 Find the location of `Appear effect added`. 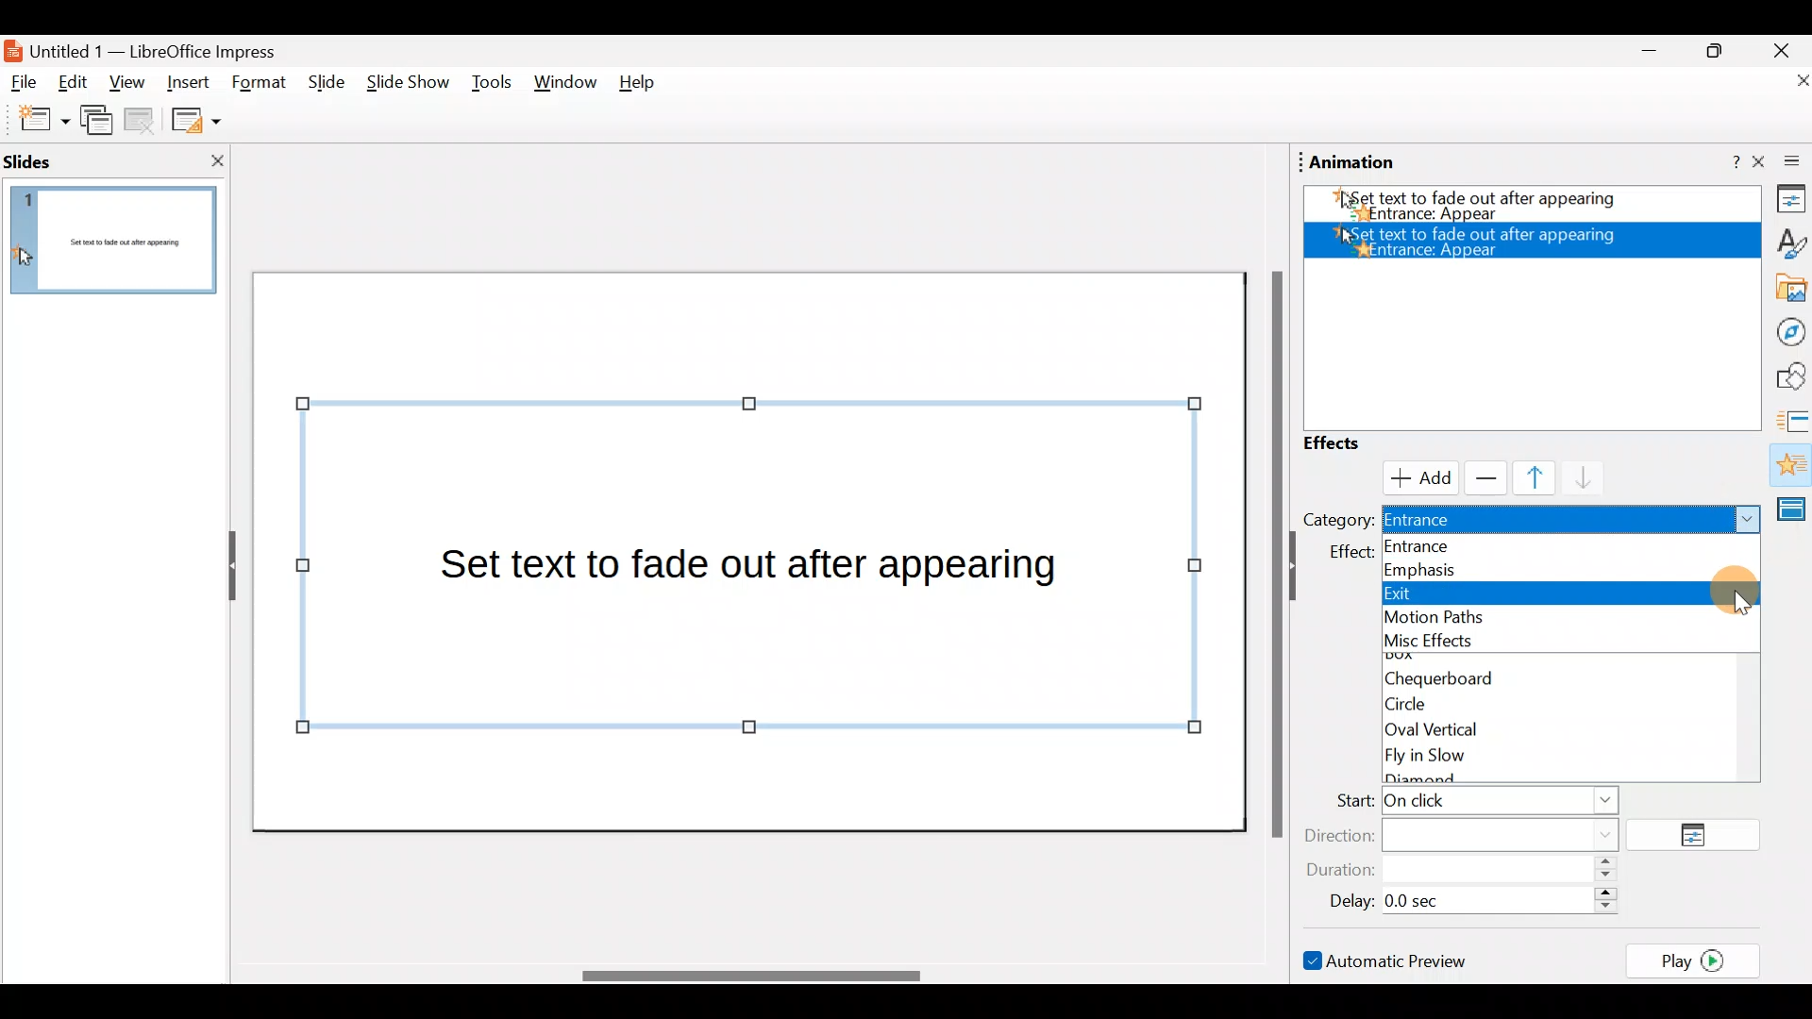

Appear effect added is located at coordinates (1483, 241).